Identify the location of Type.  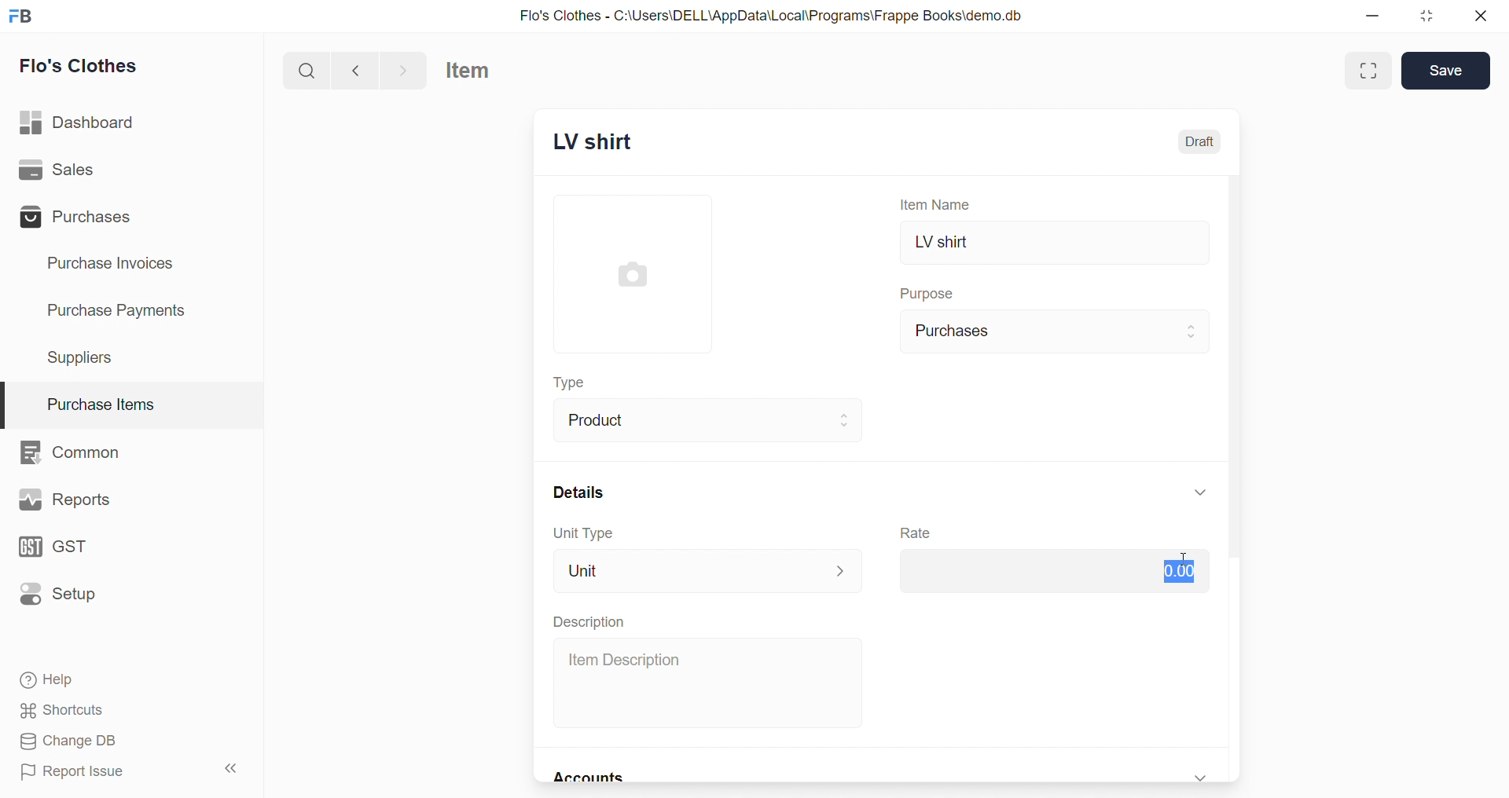
(576, 384).